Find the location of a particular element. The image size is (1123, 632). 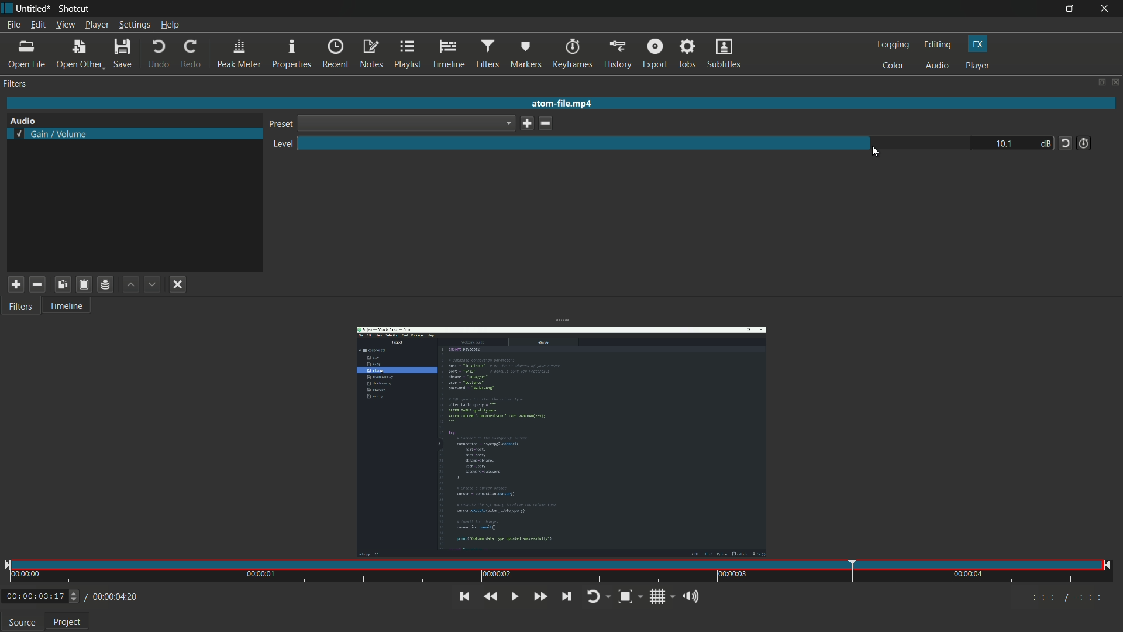

app name is located at coordinates (73, 9).